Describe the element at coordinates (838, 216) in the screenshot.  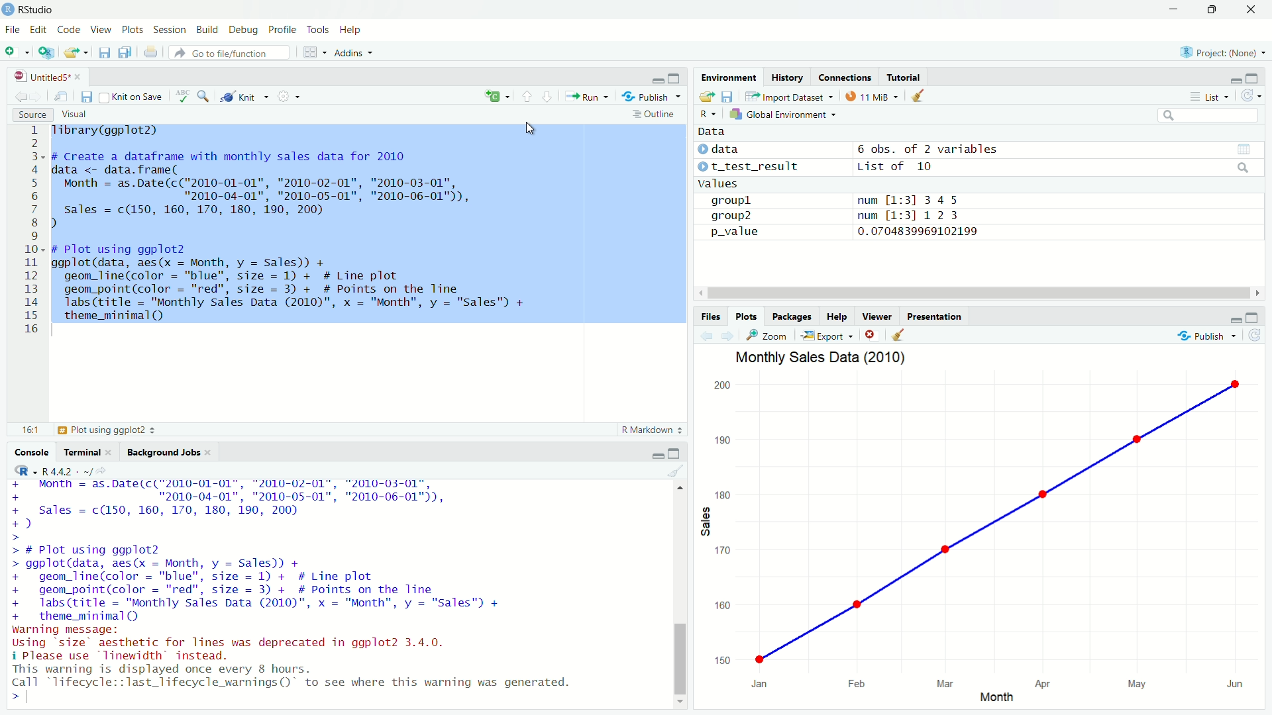
I see `aroun? num M-=311 2 3` at that location.